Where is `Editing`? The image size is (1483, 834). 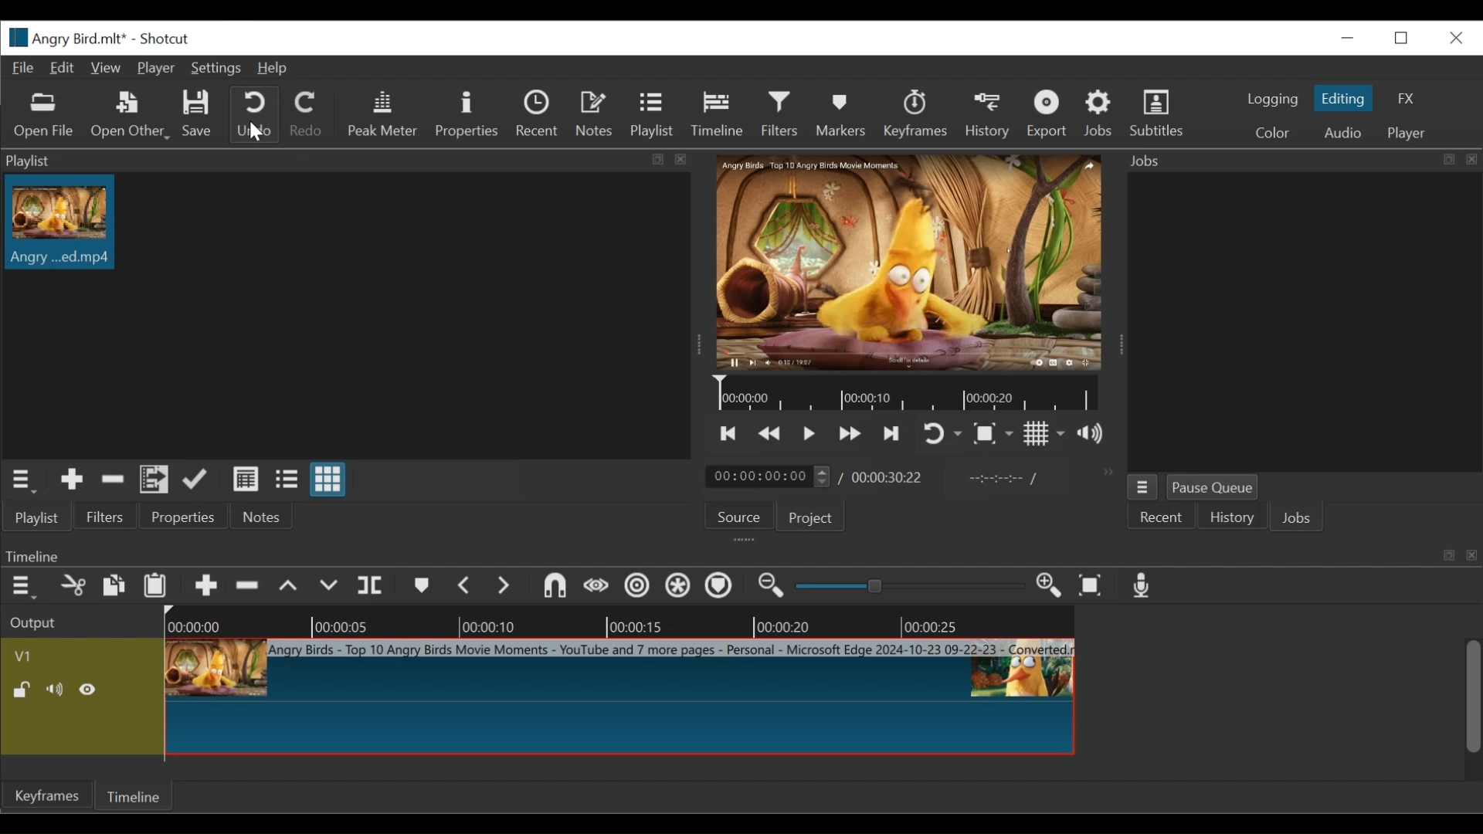
Editing is located at coordinates (1342, 97).